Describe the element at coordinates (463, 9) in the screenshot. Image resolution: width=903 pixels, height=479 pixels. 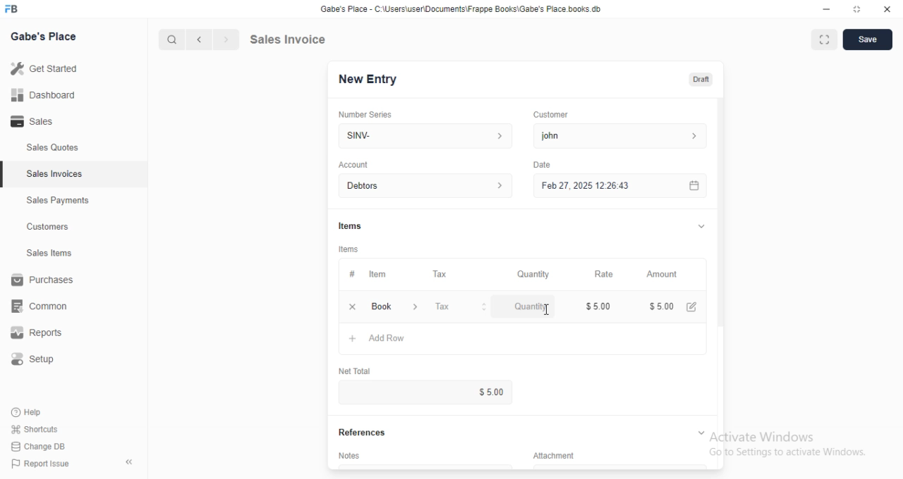
I see `Gabe's Place - C'\Users\userDocuments\Frappe Books\Gabe's Place books db` at that location.